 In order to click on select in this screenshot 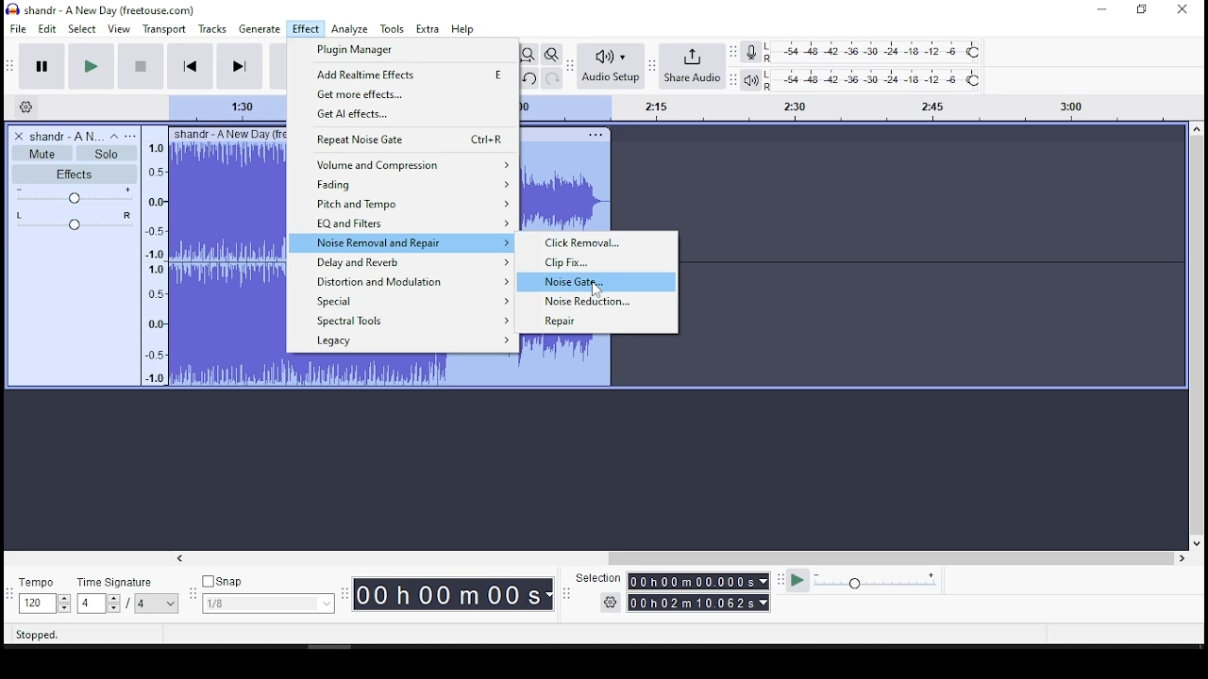, I will do `click(83, 29)`.